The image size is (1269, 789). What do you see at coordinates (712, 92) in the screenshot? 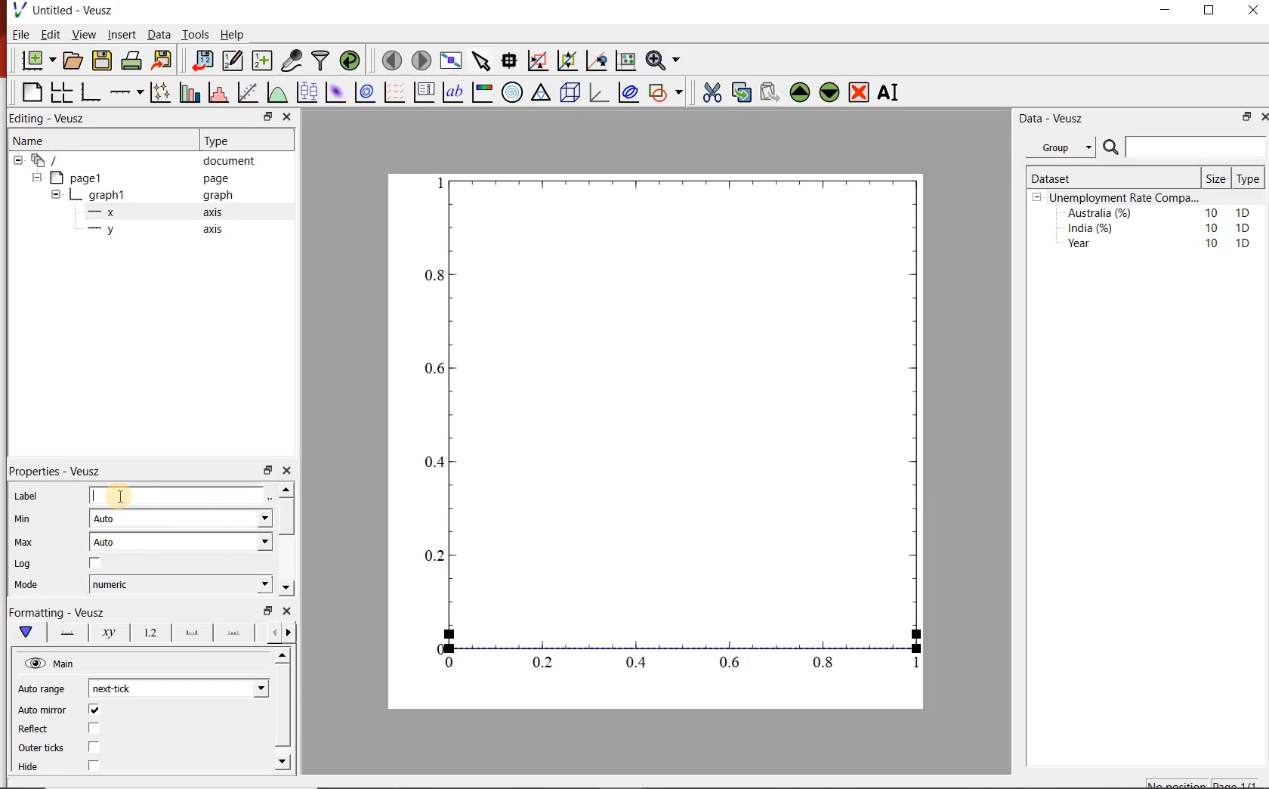
I see `cut the widgets` at bounding box center [712, 92].